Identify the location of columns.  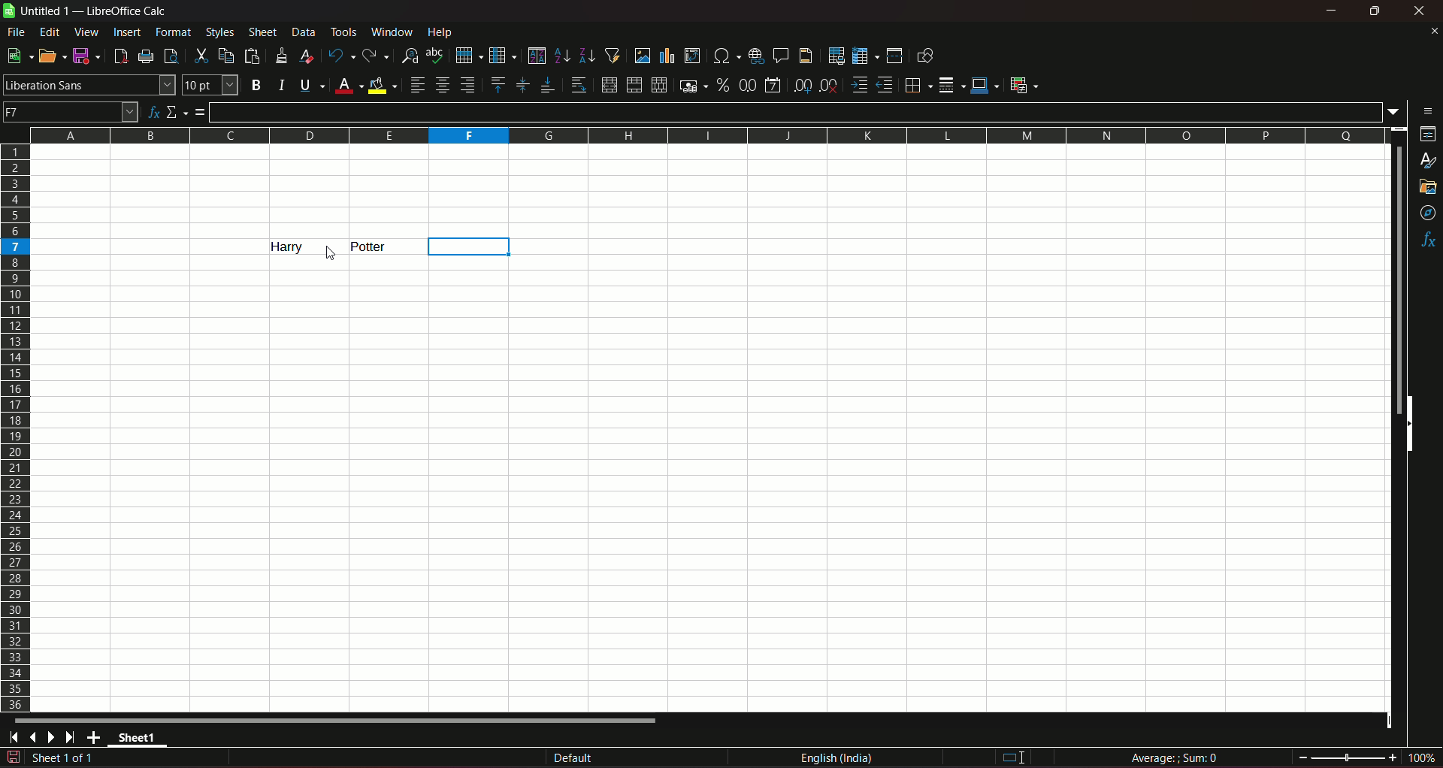
(704, 133).